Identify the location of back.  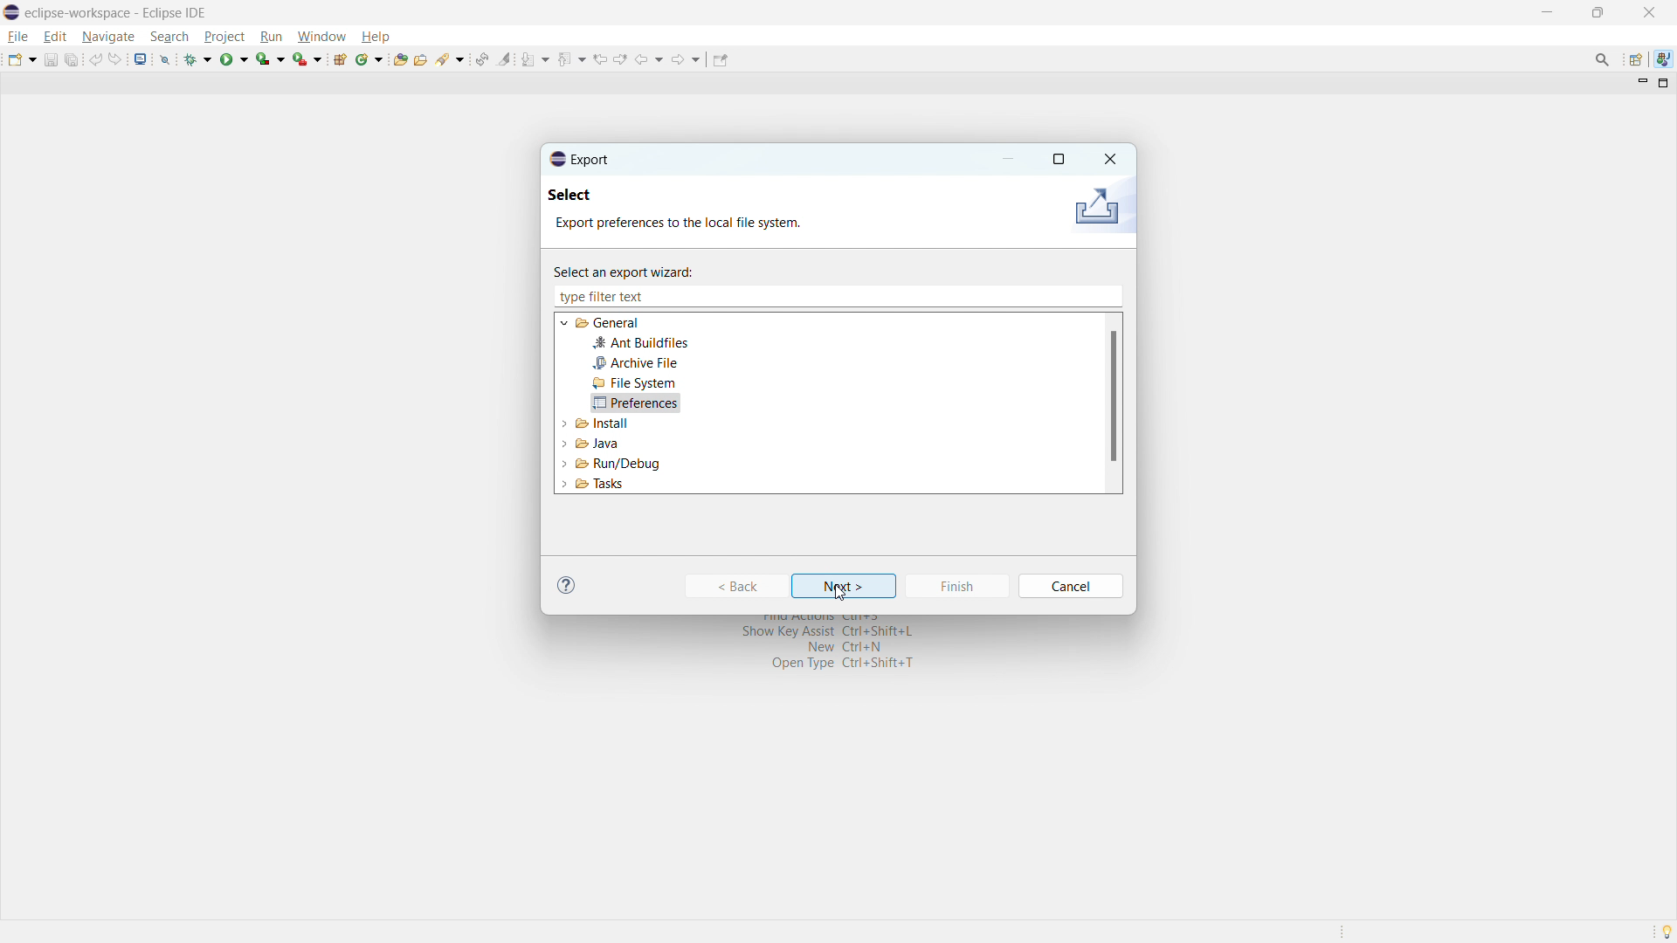
(735, 586).